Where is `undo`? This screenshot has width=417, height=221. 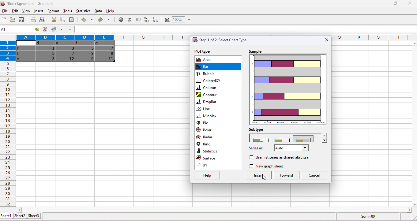
undo is located at coordinates (86, 19).